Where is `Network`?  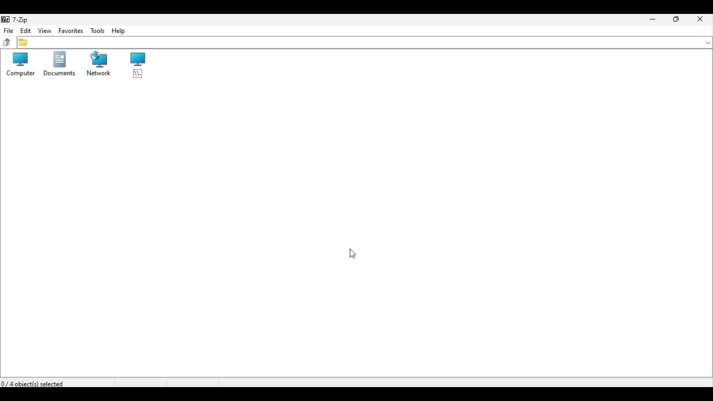 Network is located at coordinates (101, 63).